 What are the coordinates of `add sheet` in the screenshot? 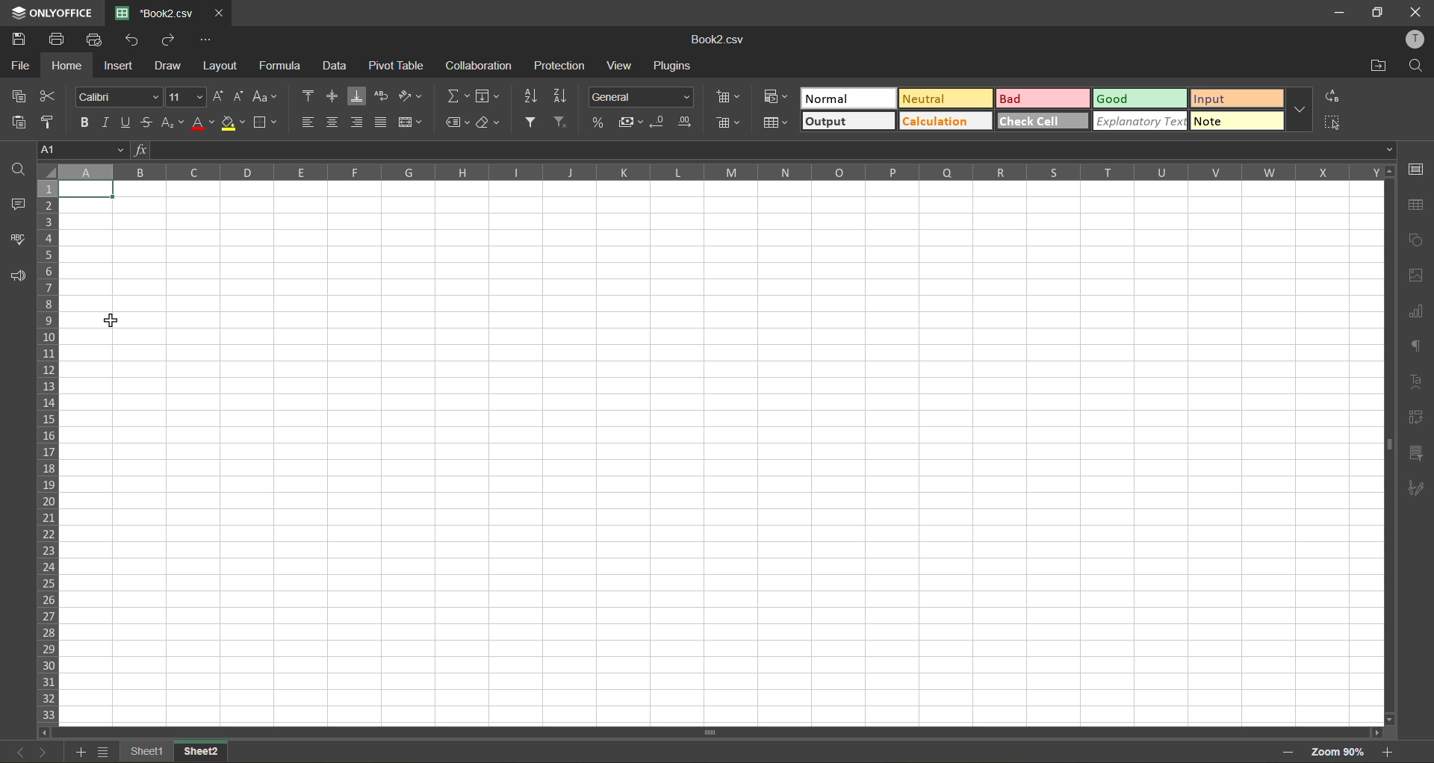 It's located at (81, 753).